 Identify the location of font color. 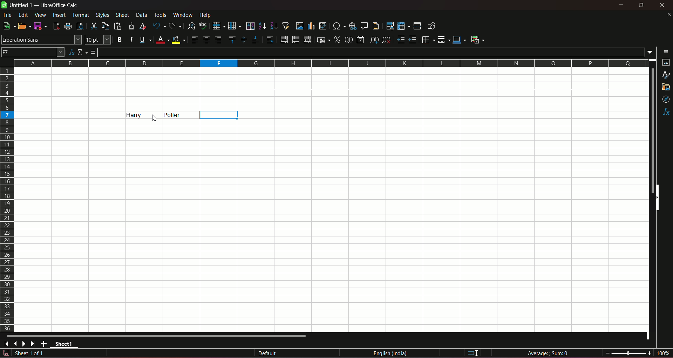
(163, 40).